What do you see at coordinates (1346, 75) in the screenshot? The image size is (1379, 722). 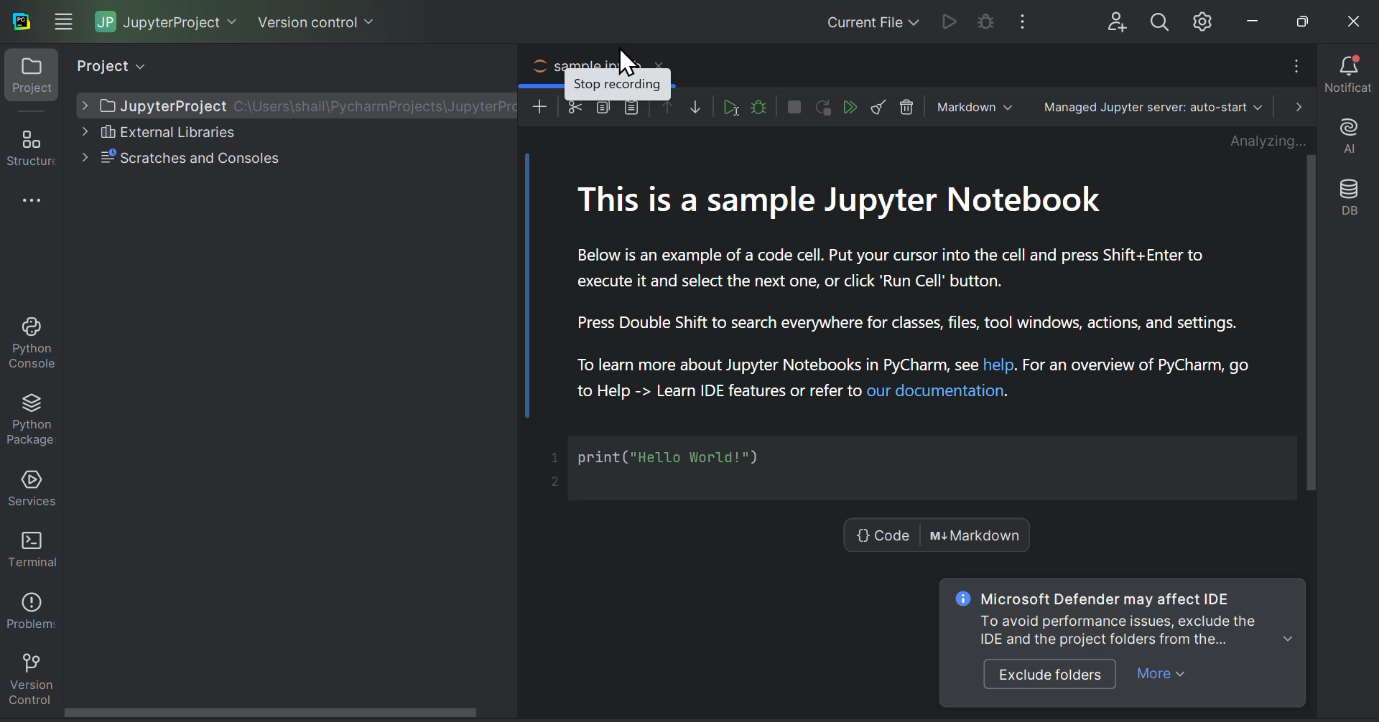 I see `Notifications` at bounding box center [1346, 75].